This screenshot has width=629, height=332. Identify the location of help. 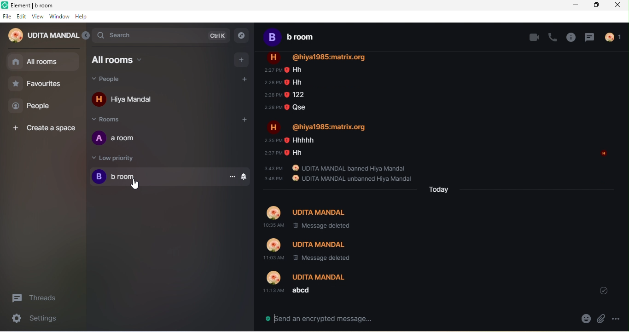
(83, 17).